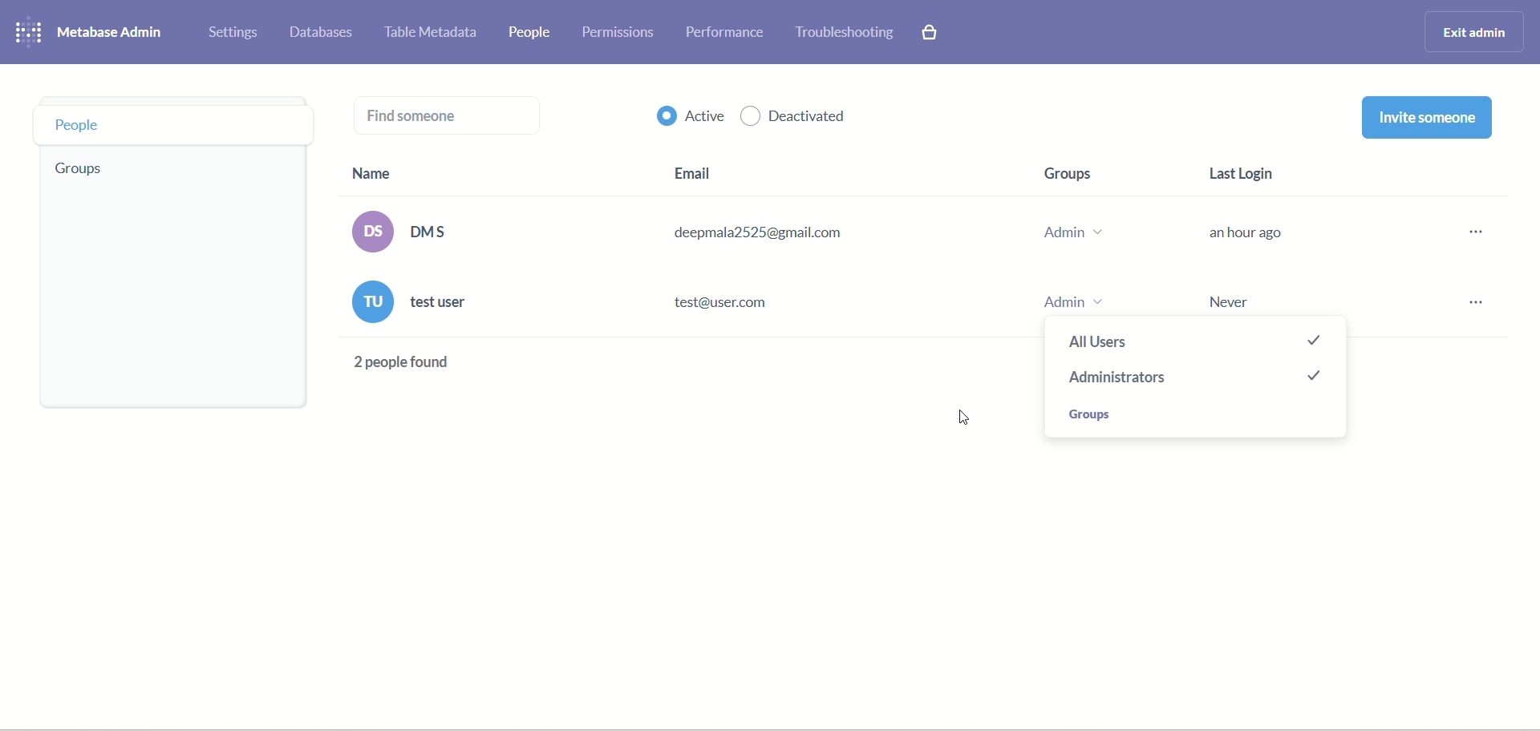 The width and height of the screenshot is (1540, 731). I want to click on email, so click(750, 249).